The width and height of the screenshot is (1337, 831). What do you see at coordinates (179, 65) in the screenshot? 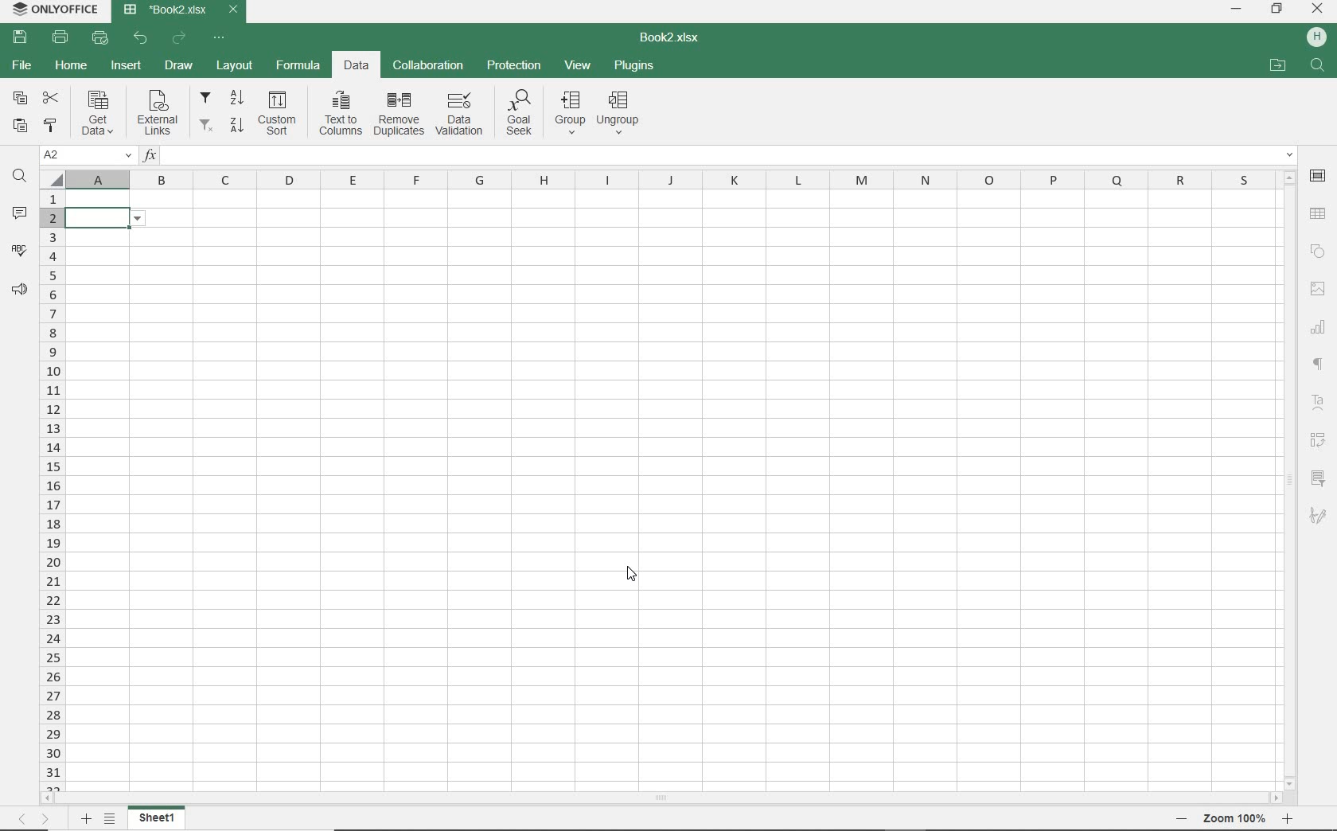
I see `DRAW` at bounding box center [179, 65].